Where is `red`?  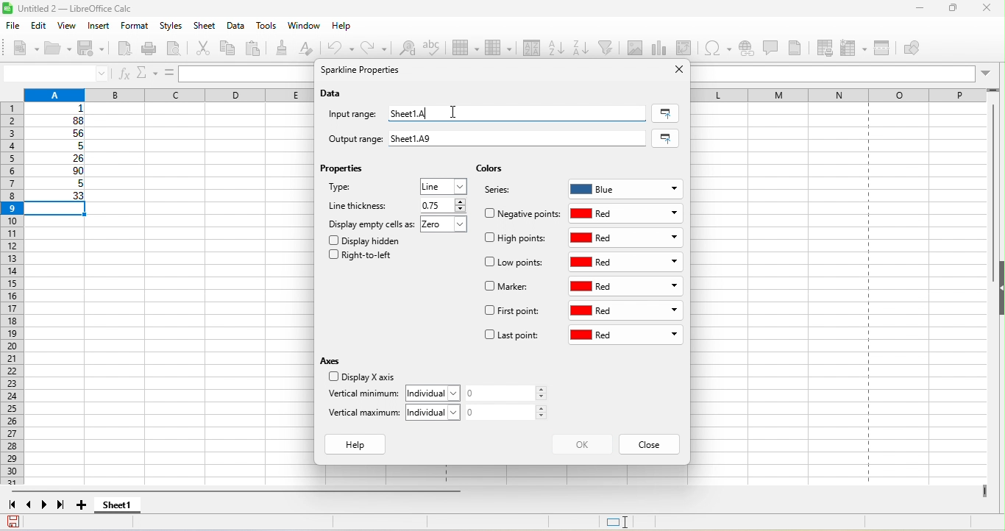 red is located at coordinates (625, 312).